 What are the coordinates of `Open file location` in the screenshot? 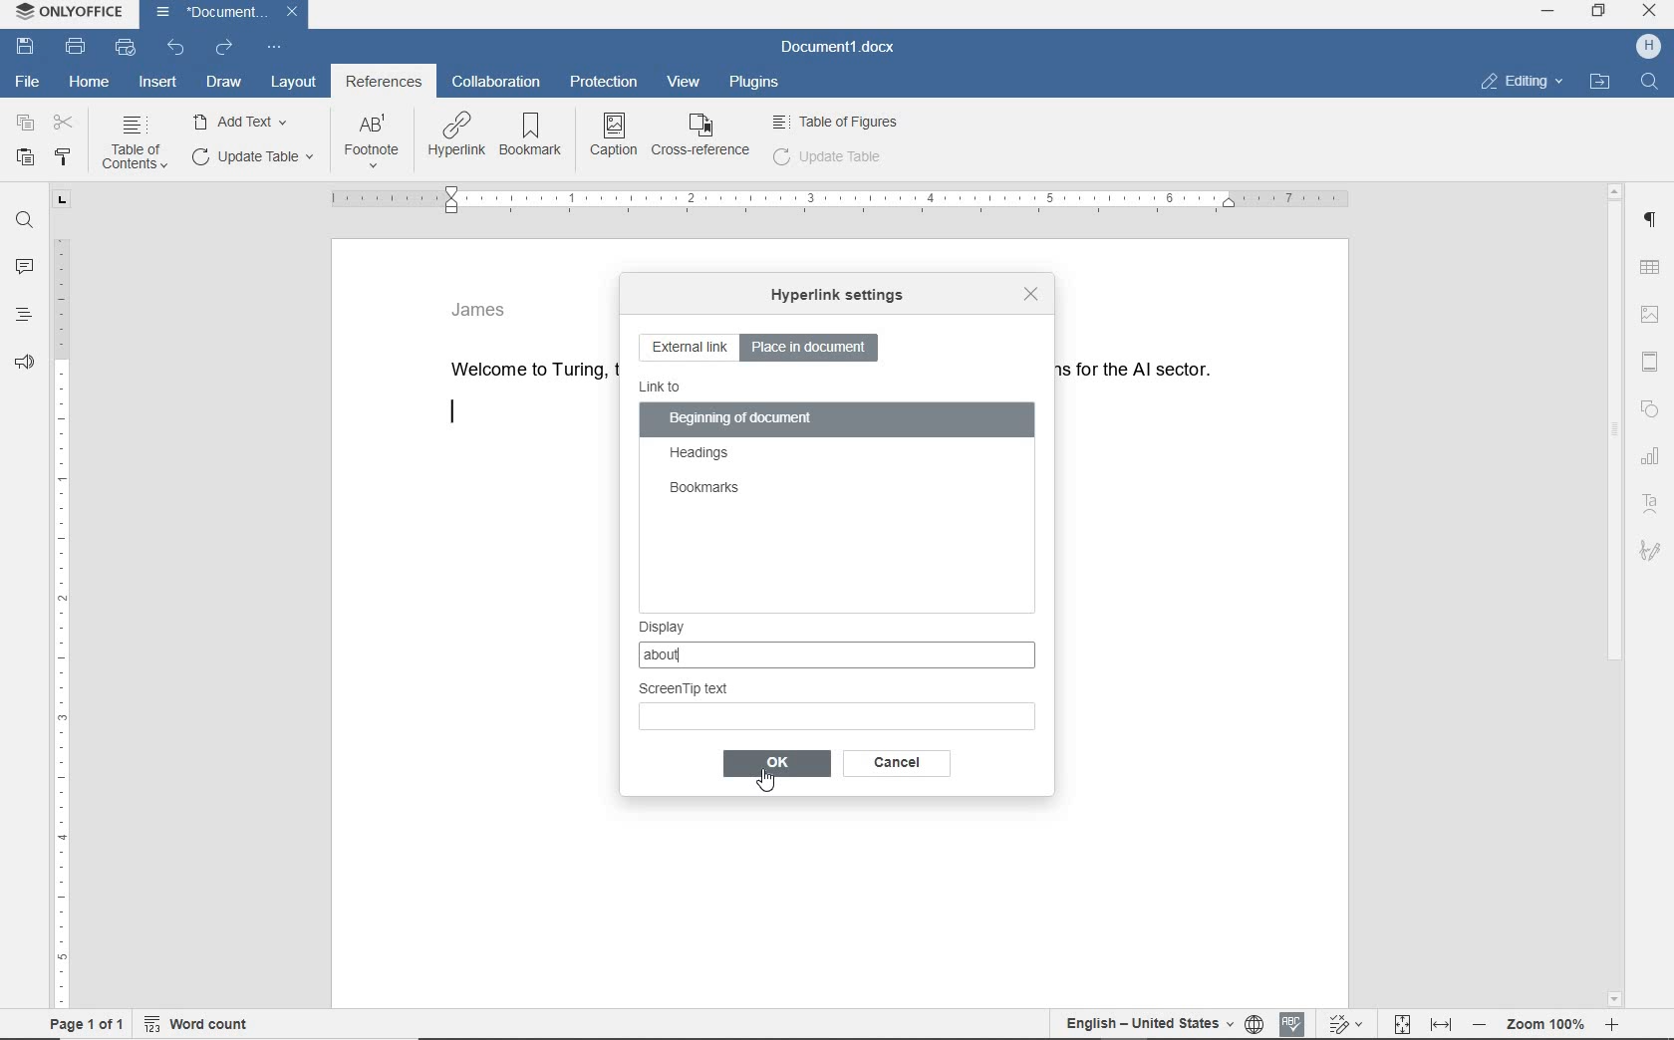 It's located at (1606, 78).